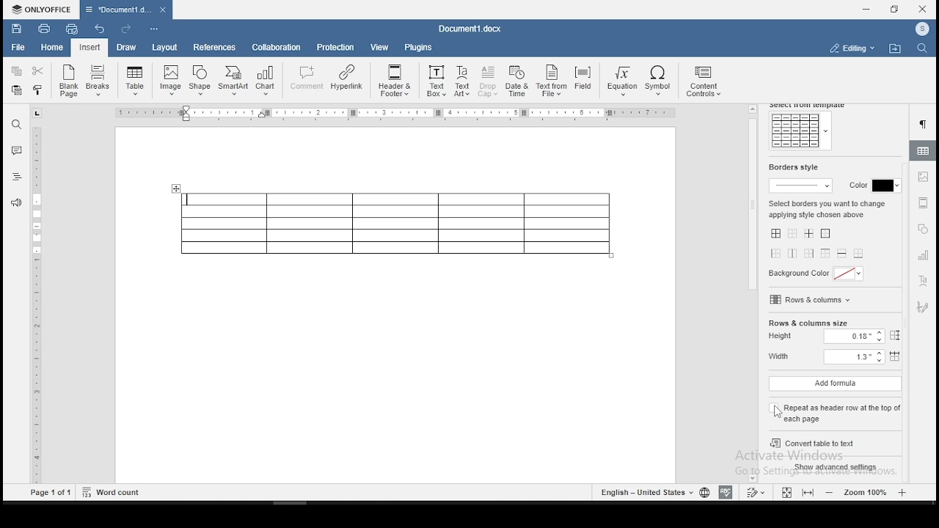  Describe the element at coordinates (827, 208) in the screenshot. I see `selected borders you want to change applying style chosen above` at that location.